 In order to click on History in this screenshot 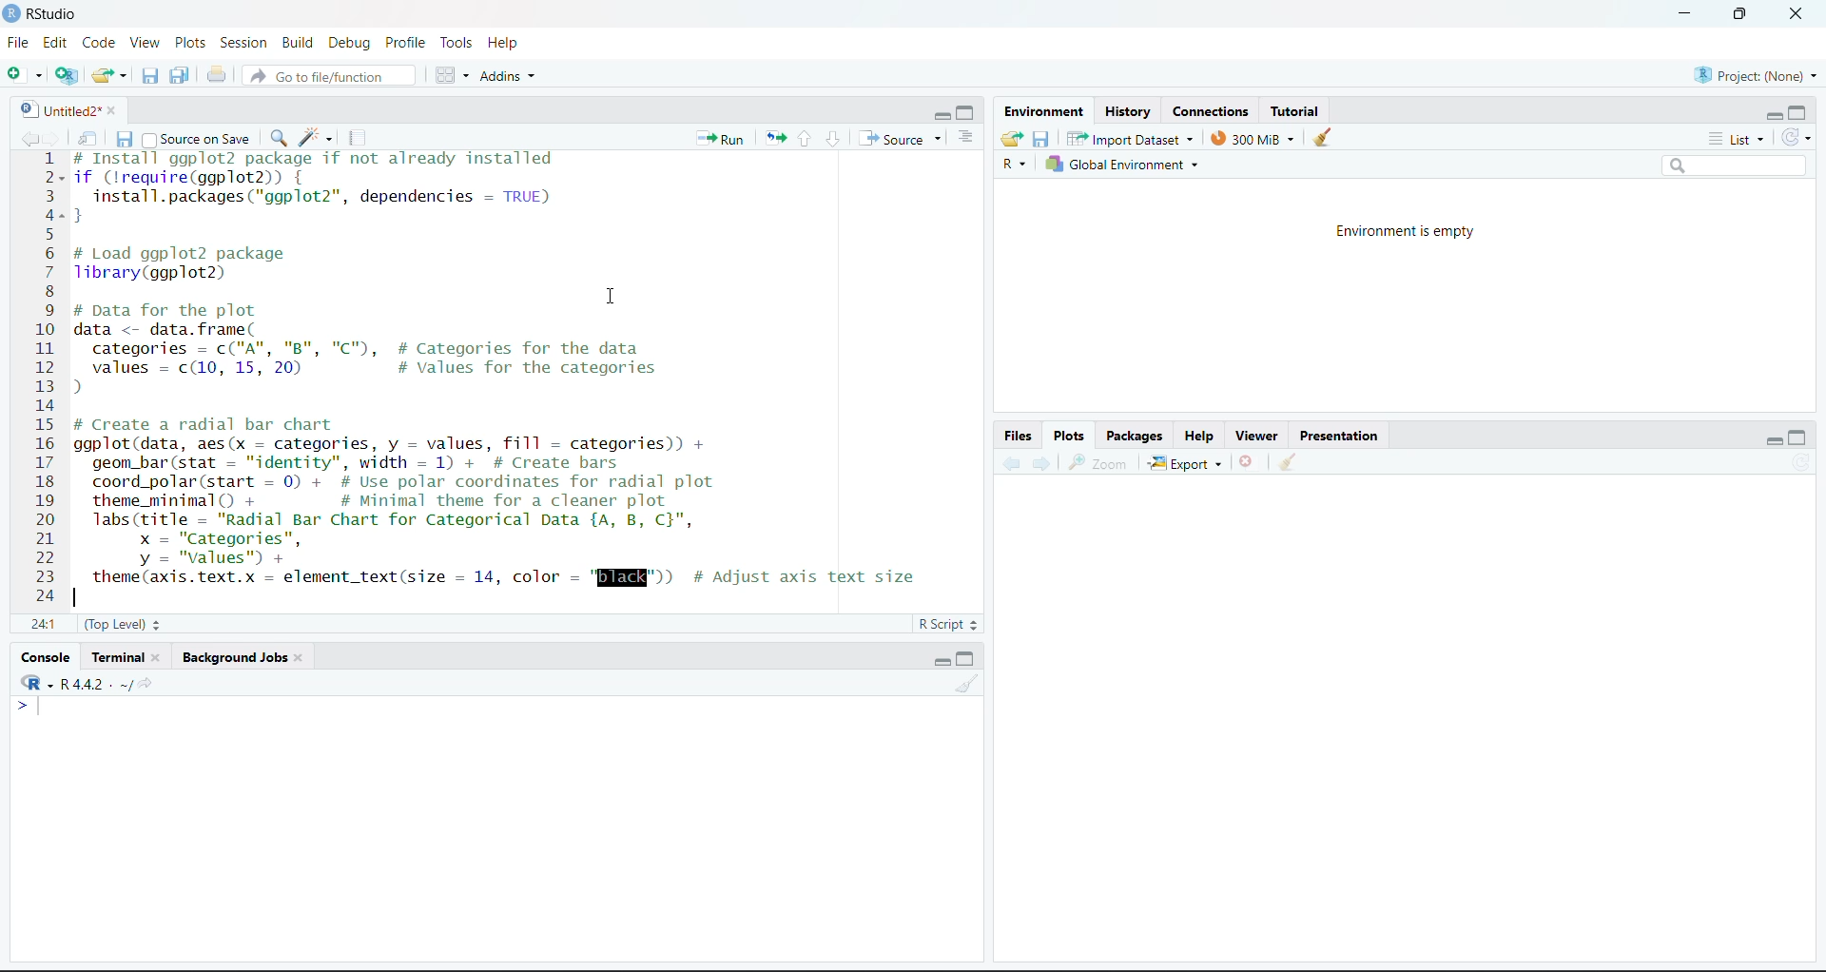, I will do `click(1128, 112)`.